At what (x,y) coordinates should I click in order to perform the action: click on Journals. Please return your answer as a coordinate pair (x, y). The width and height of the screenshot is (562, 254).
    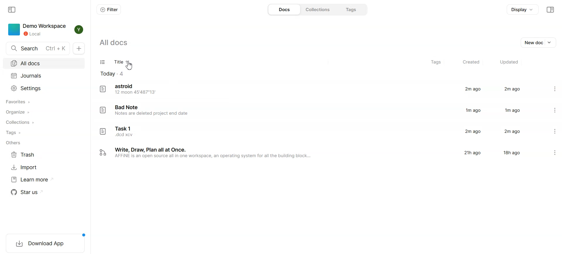
    Looking at the image, I should click on (44, 76).